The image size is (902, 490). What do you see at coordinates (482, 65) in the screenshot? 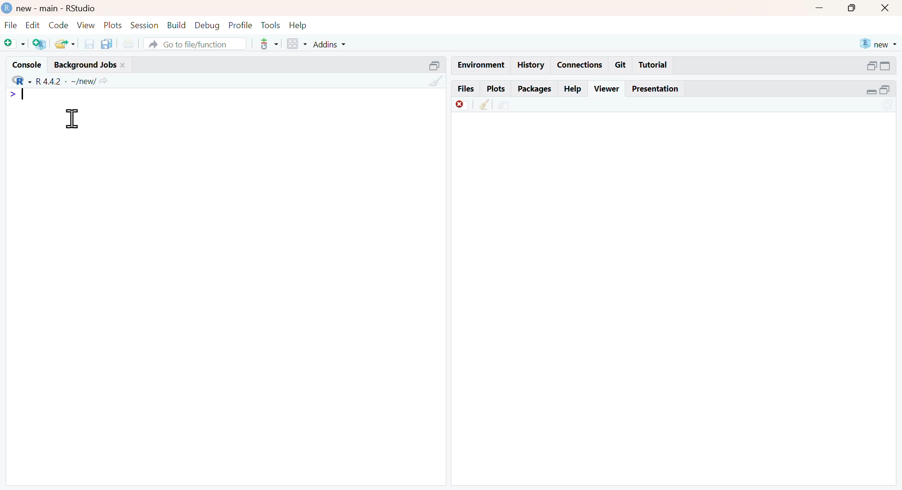
I see `enviornment` at bounding box center [482, 65].